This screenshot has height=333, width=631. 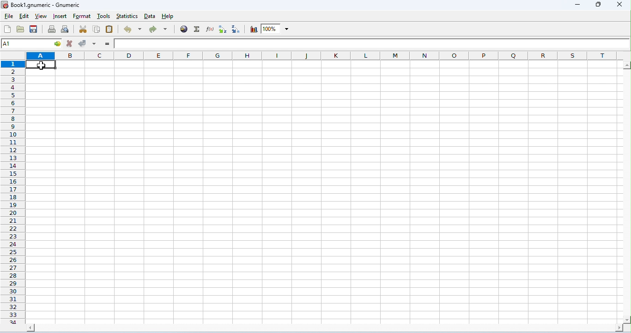 What do you see at coordinates (133, 29) in the screenshot?
I see `undo` at bounding box center [133, 29].